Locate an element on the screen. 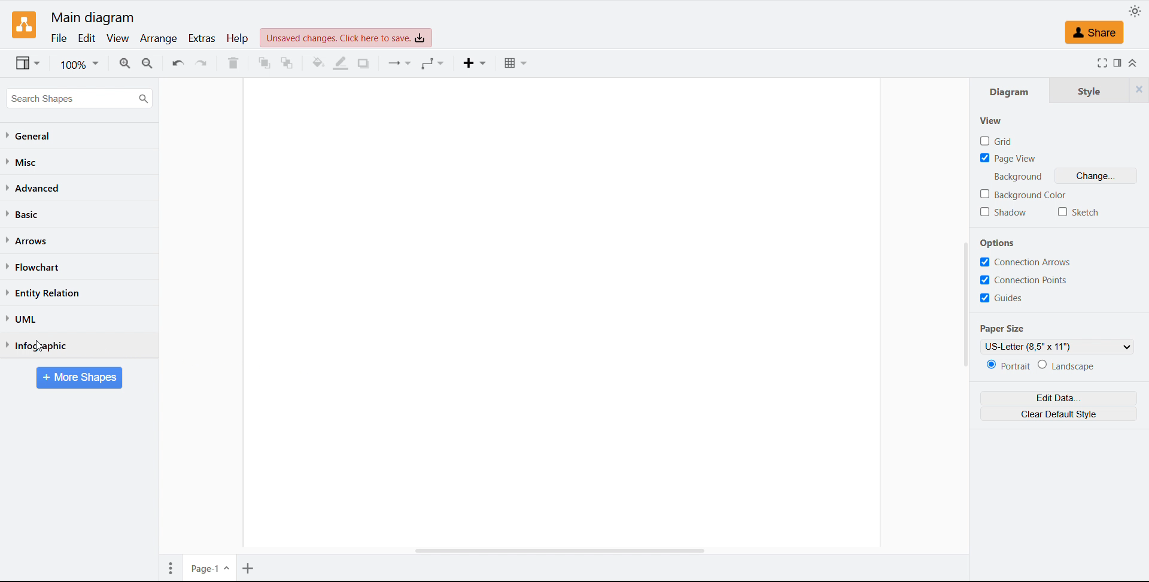  grid  is located at coordinates (995, 141).